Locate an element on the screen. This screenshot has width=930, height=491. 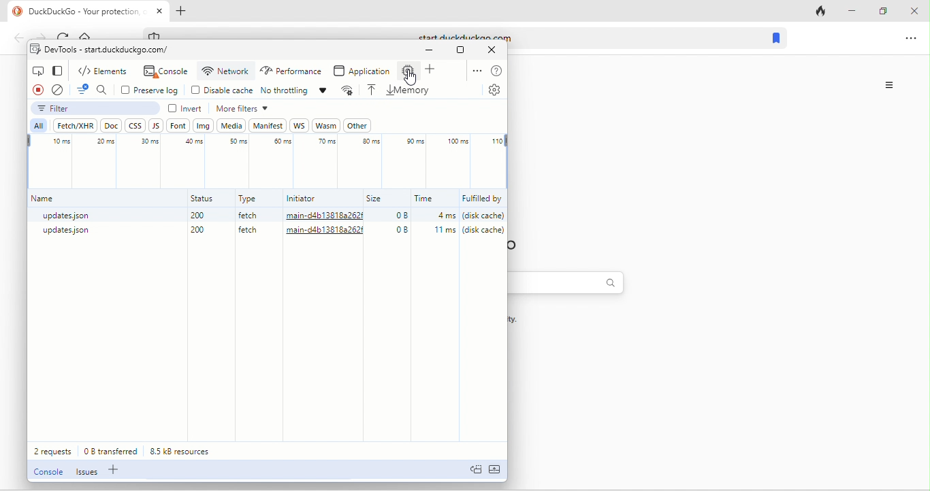
updates.json is located at coordinates (67, 217).